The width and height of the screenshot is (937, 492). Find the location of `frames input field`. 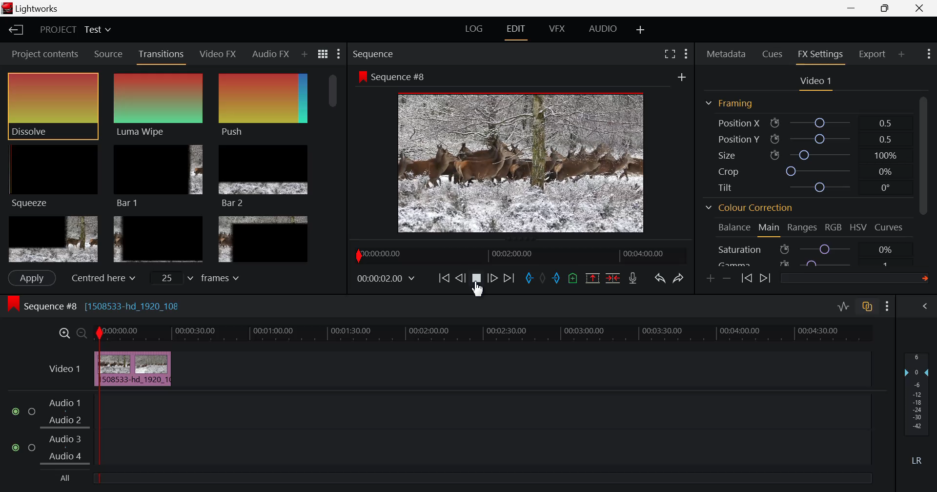

frames input field is located at coordinates (204, 277).